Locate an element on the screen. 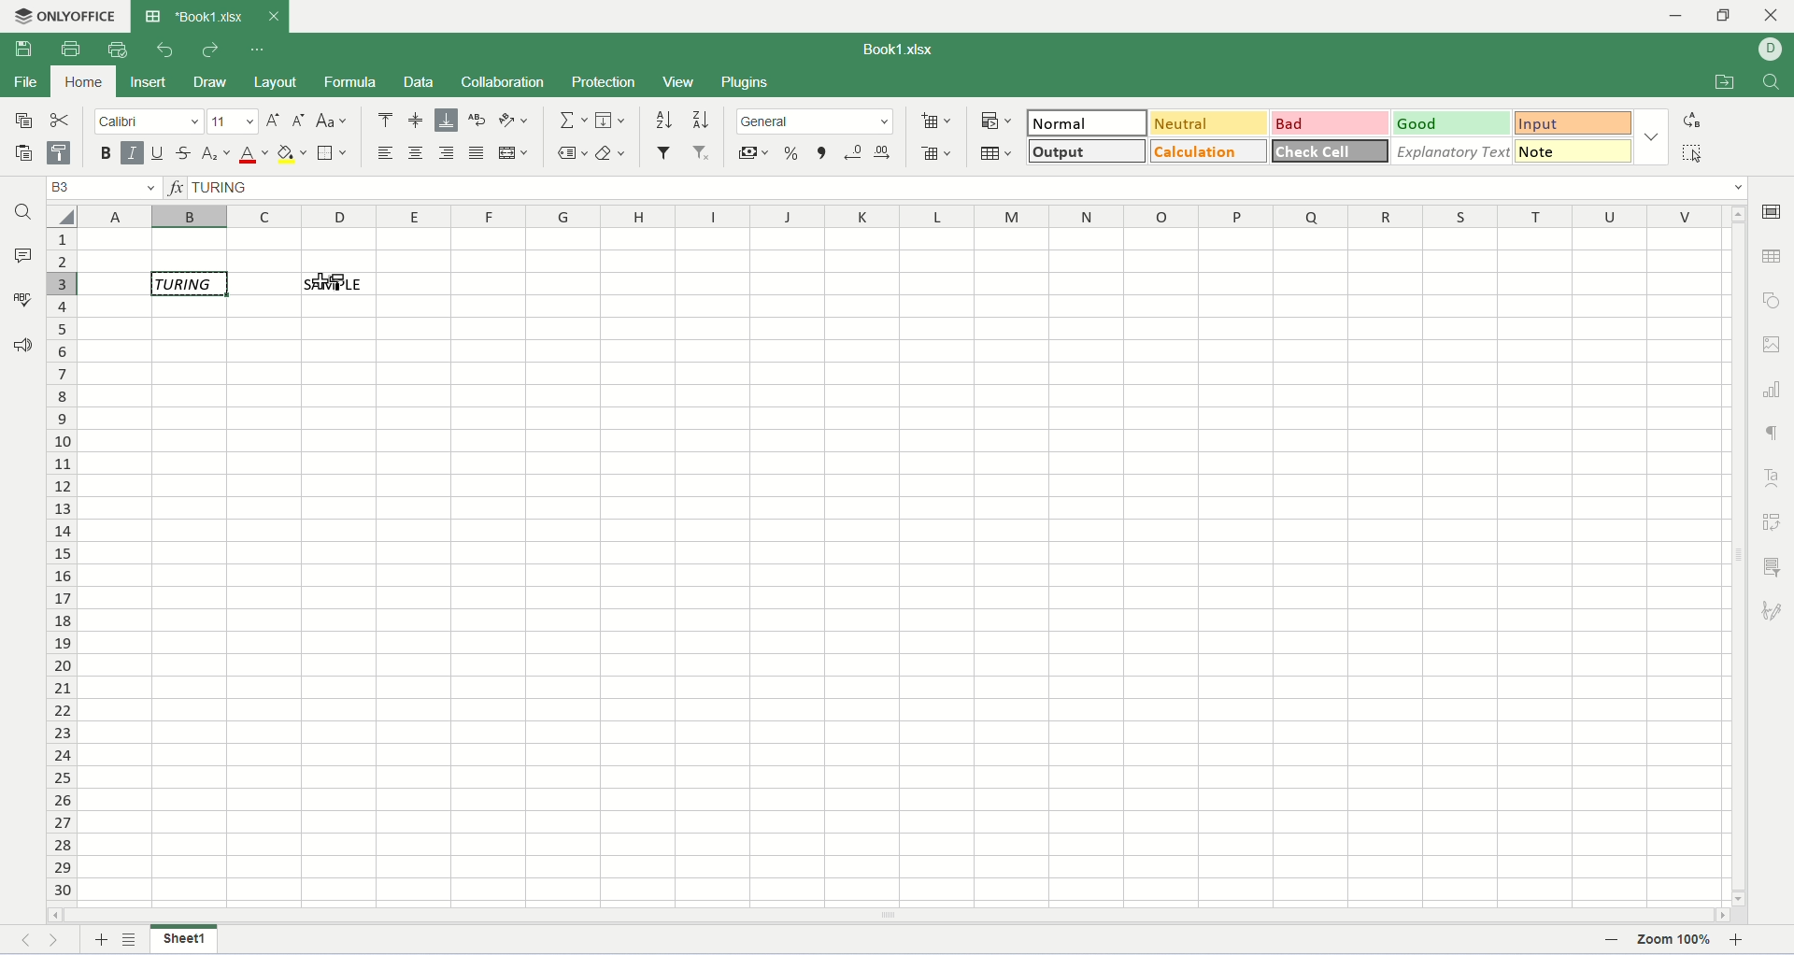 This screenshot has width=1794, height=955. image settings is located at coordinates (1773, 342).